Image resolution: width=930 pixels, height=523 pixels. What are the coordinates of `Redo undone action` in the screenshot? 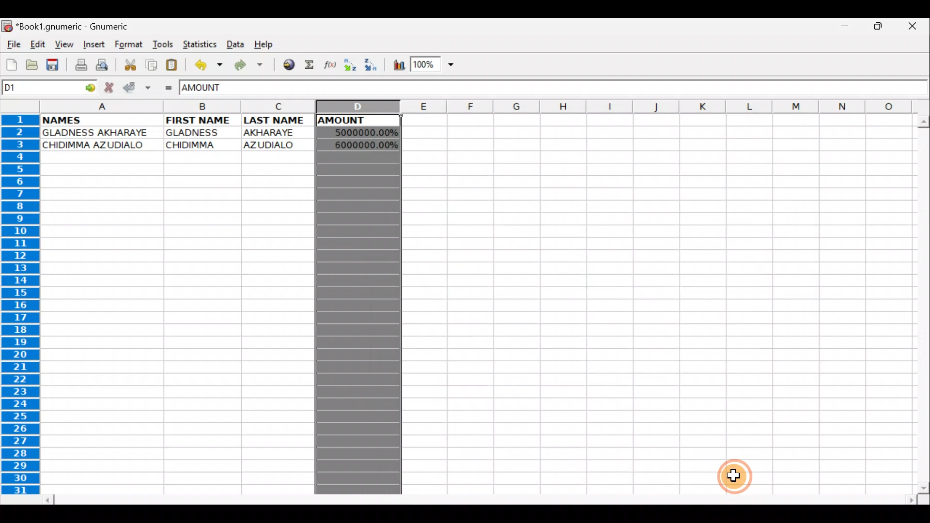 It's located at (247, 65).